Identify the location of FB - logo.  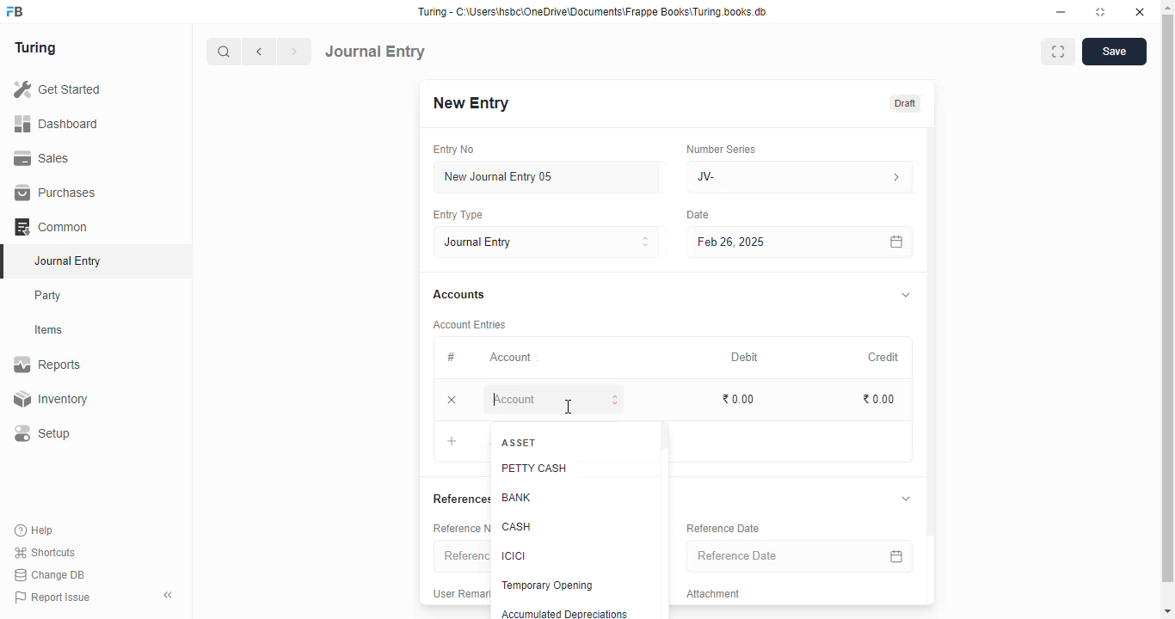
(15, 11).